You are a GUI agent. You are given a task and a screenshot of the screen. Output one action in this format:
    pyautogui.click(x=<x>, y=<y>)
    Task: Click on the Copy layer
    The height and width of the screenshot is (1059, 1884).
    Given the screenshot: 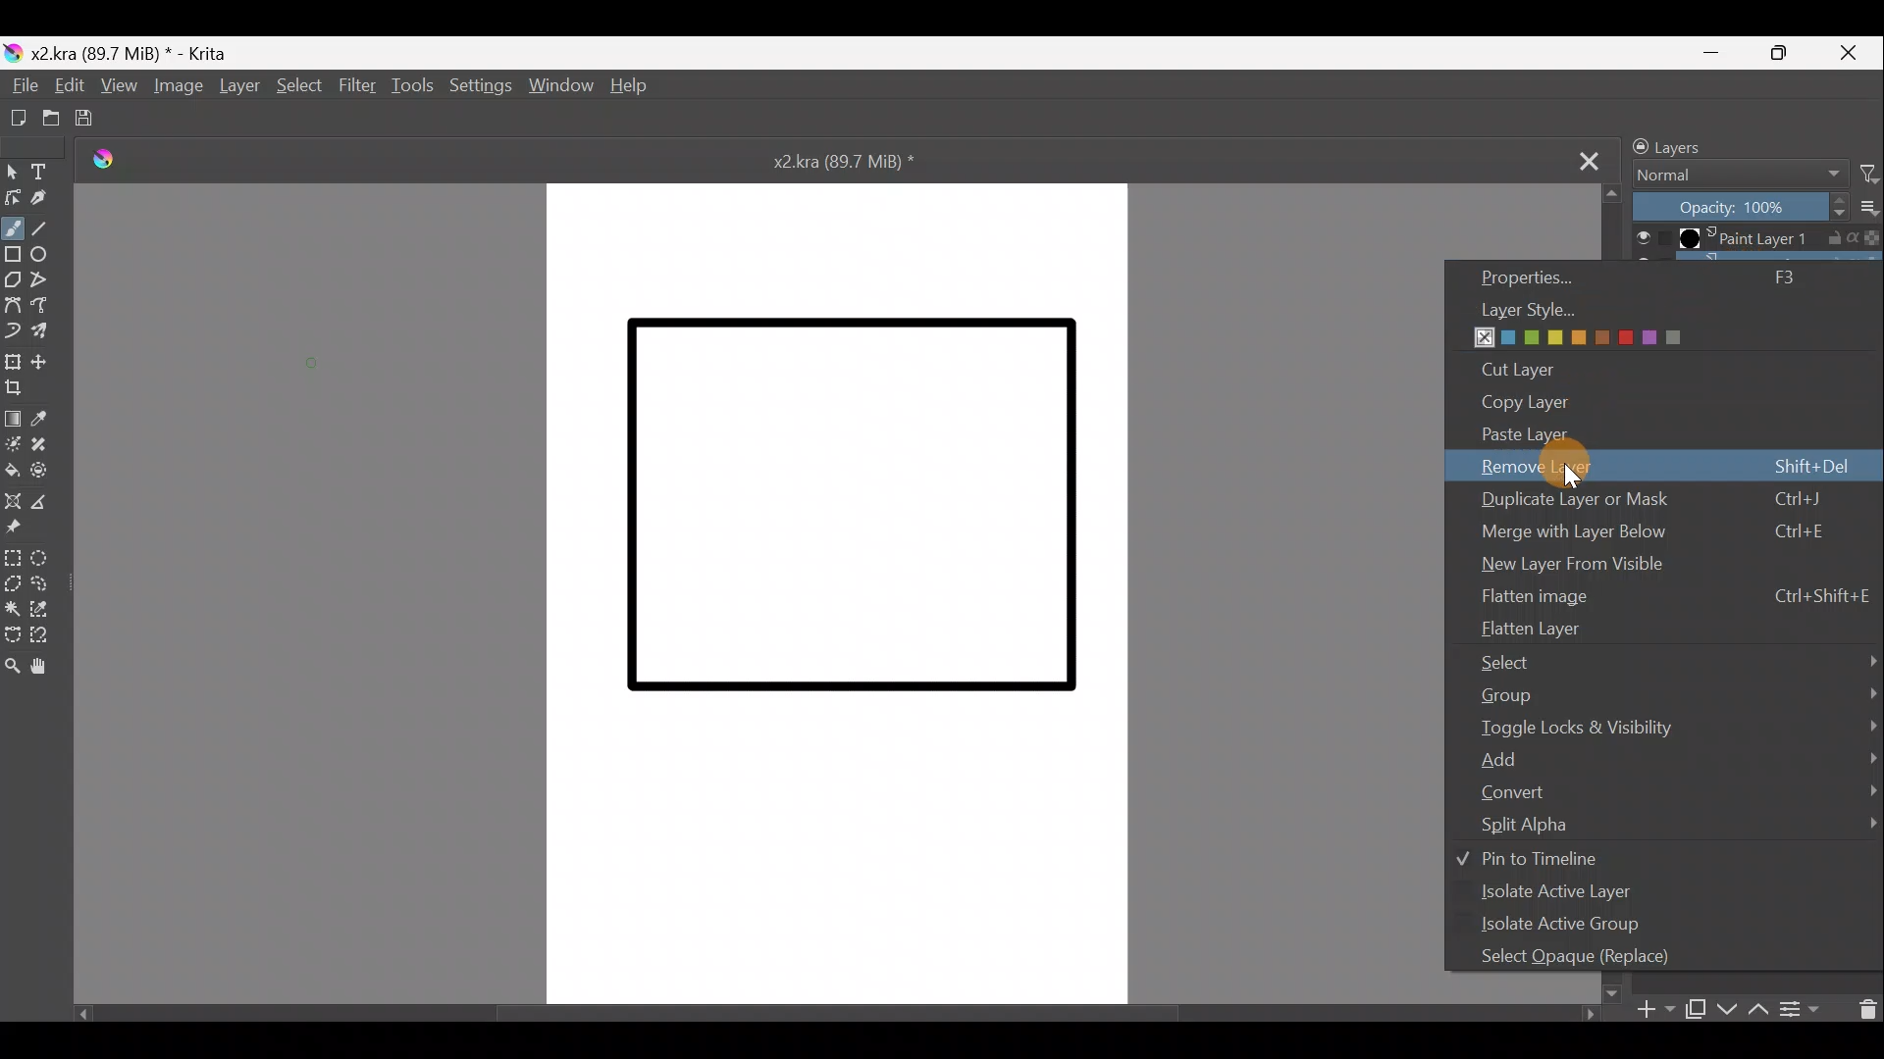 What is the action you would take?
    pyautogui.click(x=1562, y=402)
    